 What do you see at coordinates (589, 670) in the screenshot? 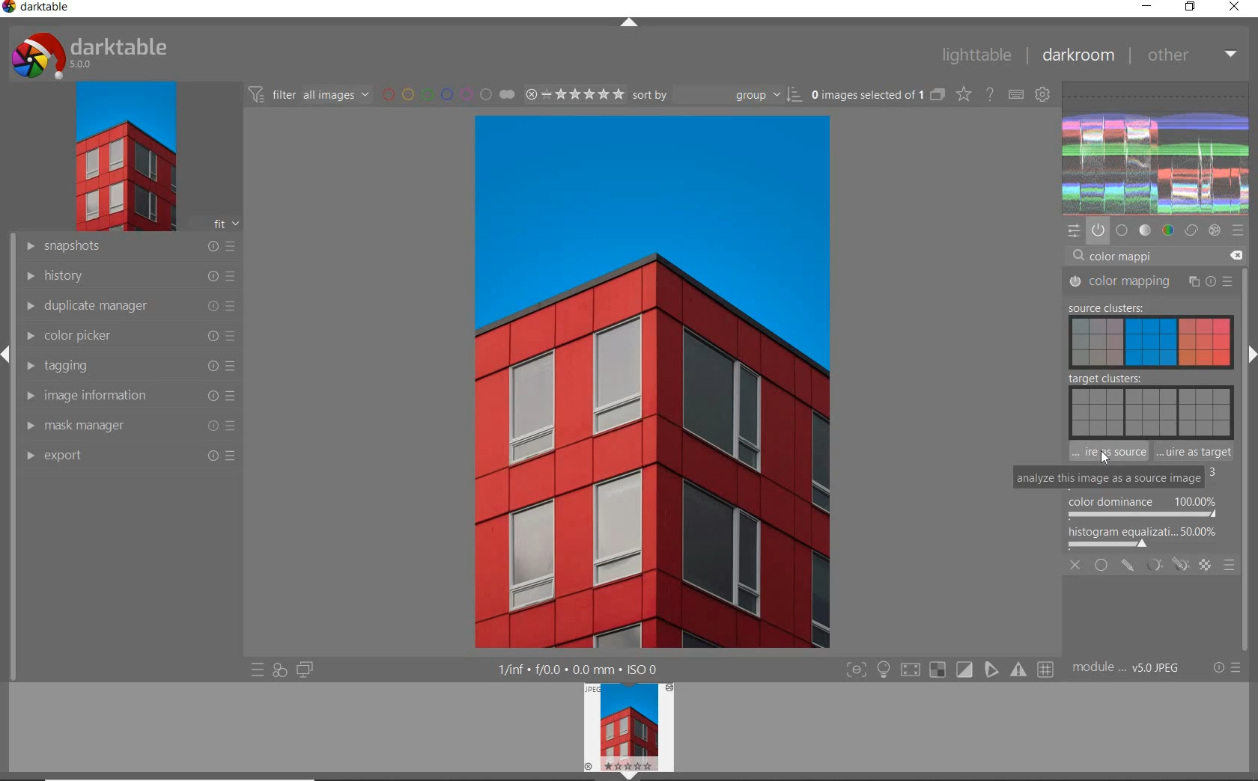
I see `other interface detail` at bounding box center [589, 670].